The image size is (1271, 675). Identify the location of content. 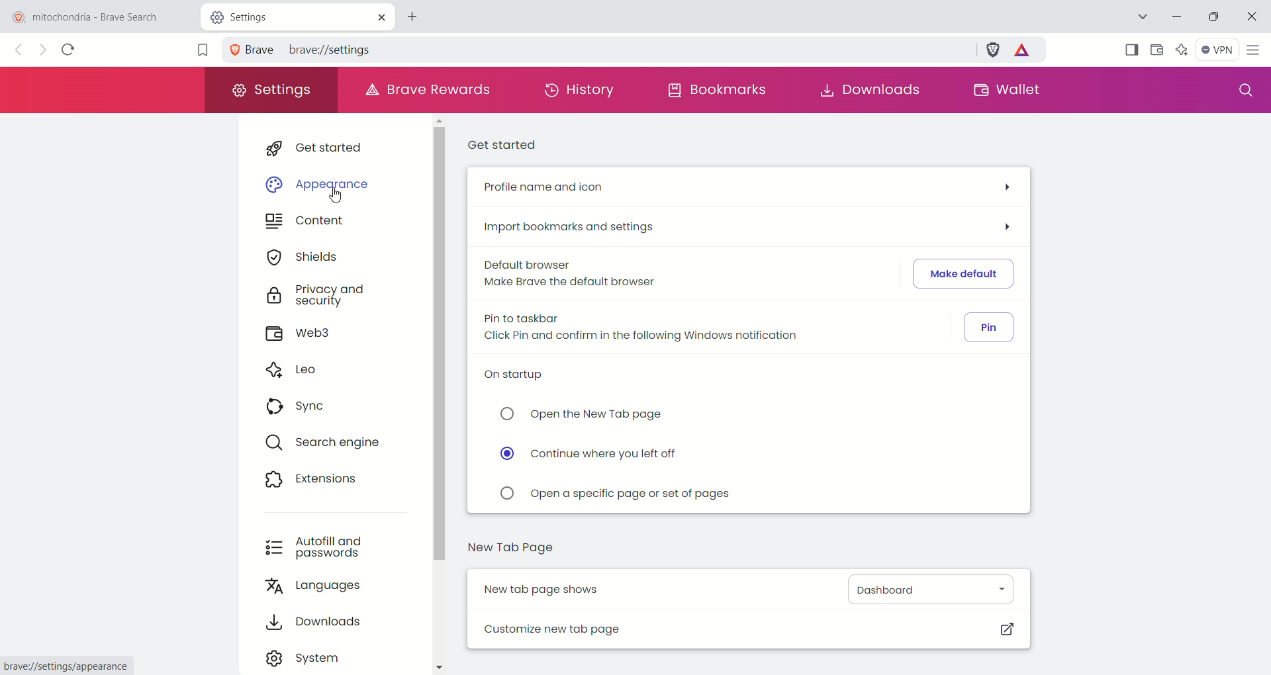
(305, 224).